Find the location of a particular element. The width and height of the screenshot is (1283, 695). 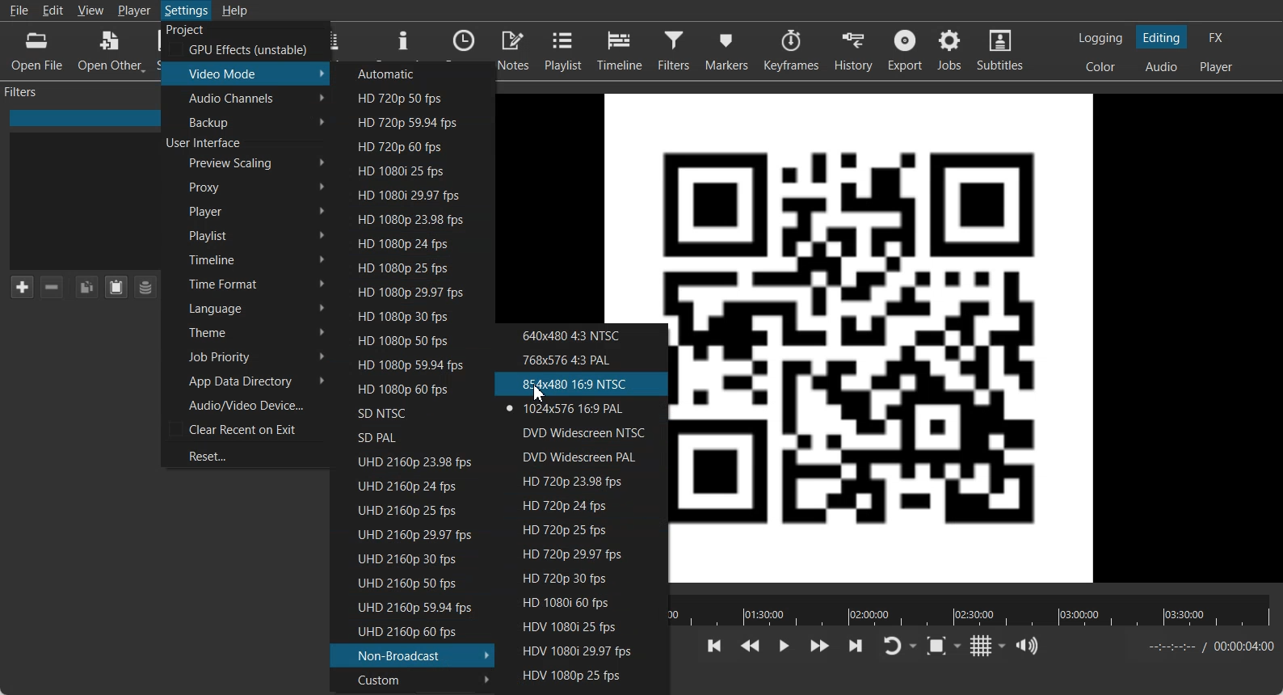

UHD 2160p 29.97 fps is located at coordinates (406, 534).